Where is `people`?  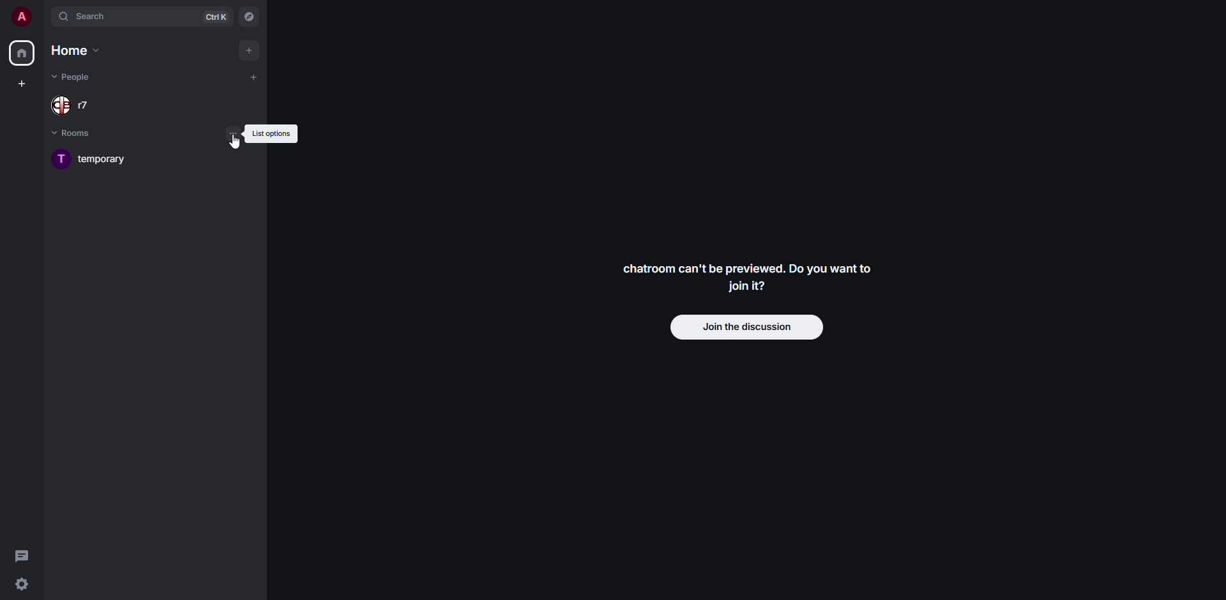
people is located at coordinates (75, 75).